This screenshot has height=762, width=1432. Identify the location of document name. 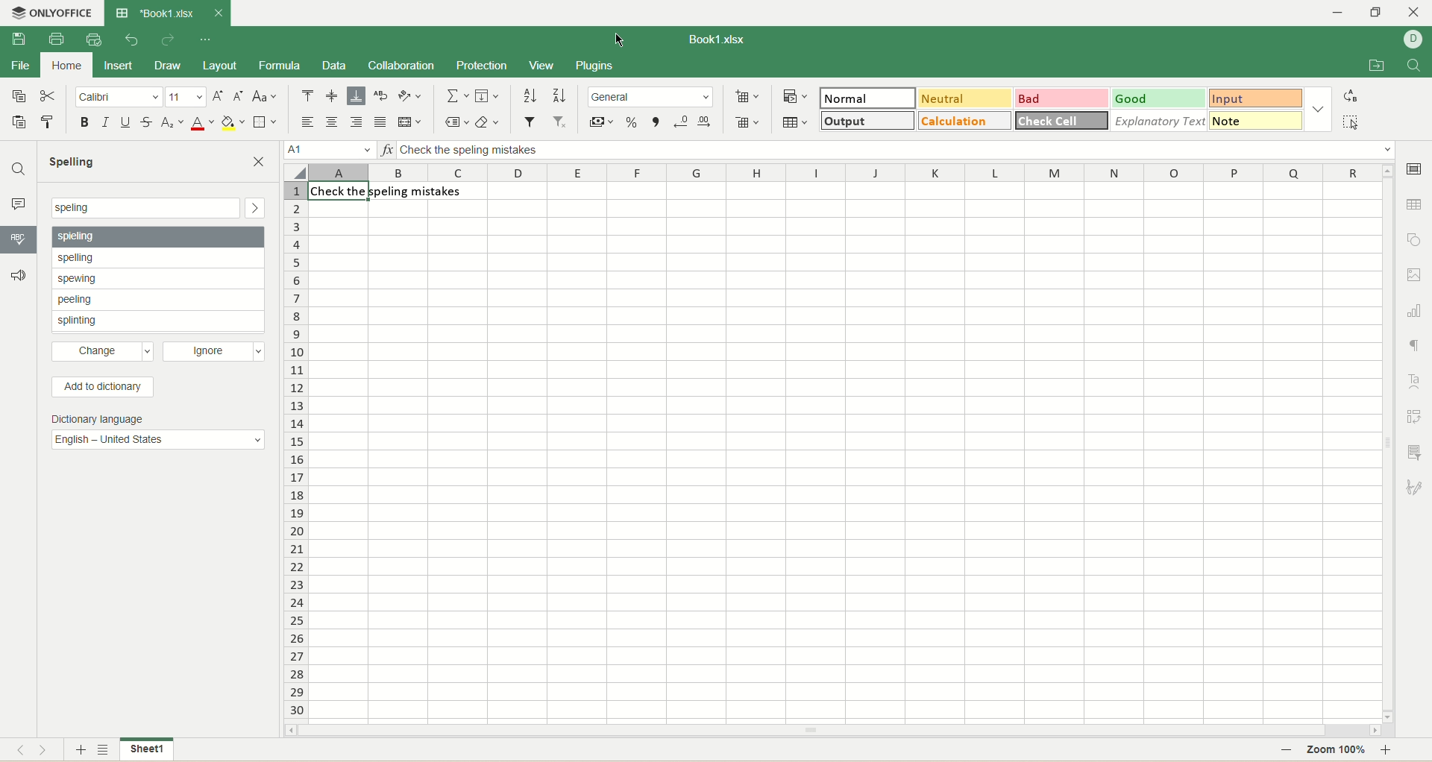
(717, 40).